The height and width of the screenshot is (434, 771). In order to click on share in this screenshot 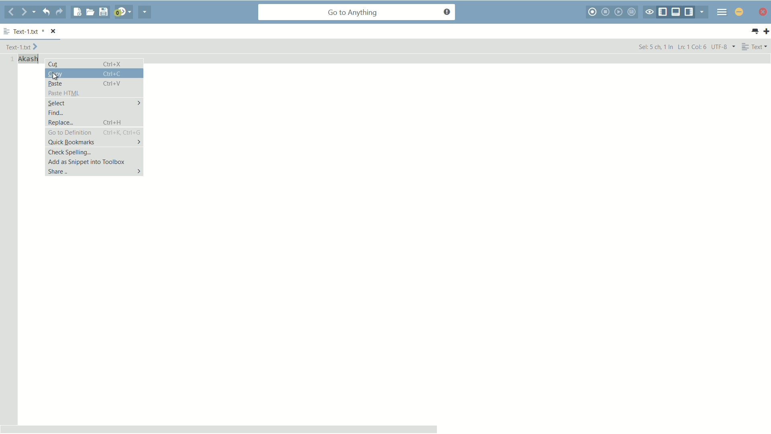, I will do `click(93, 171)`.